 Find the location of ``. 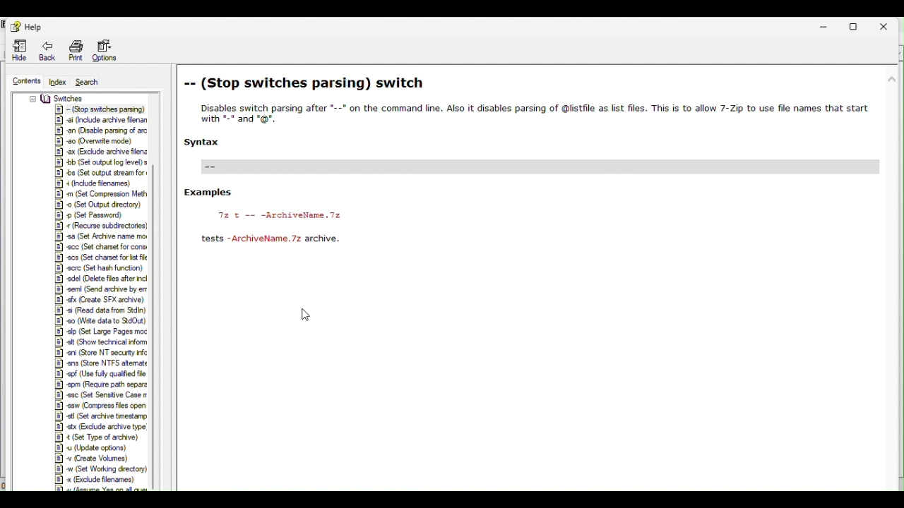

 is located at coordinates (101, 268).